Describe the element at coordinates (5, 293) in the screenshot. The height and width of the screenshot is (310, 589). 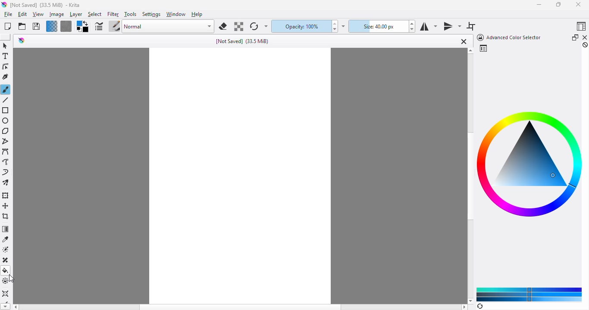
I see `assistant tool` at that location.